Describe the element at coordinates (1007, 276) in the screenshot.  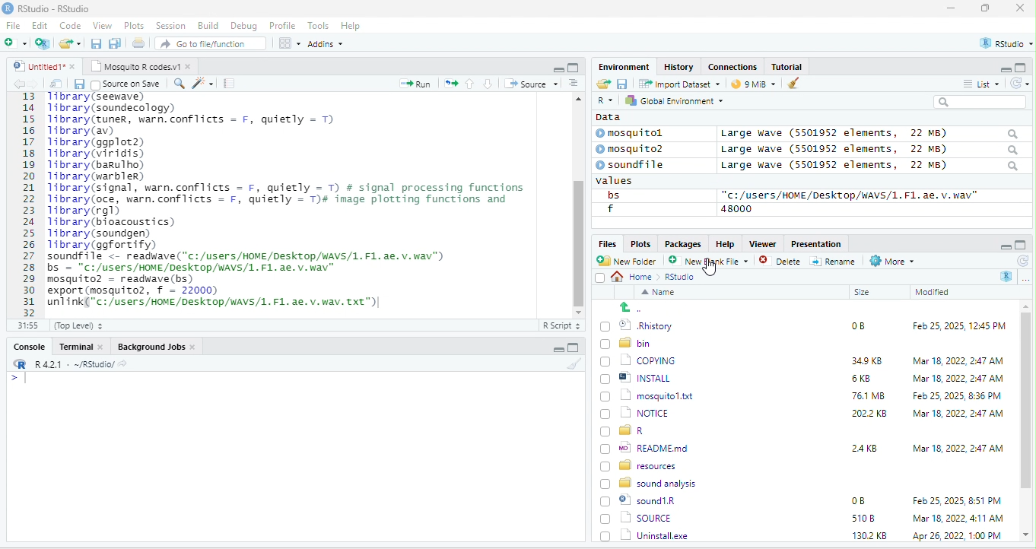
I see `R` at that location.